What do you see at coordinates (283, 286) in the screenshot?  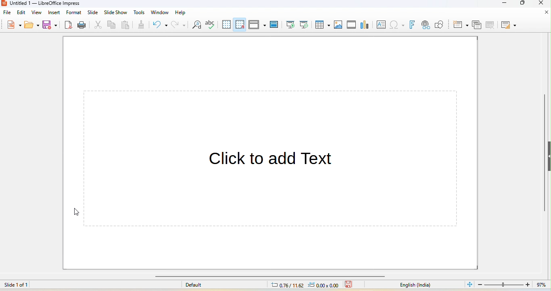 I see `cursor position (0.76/11.62)` at bounding box center [283, 286].